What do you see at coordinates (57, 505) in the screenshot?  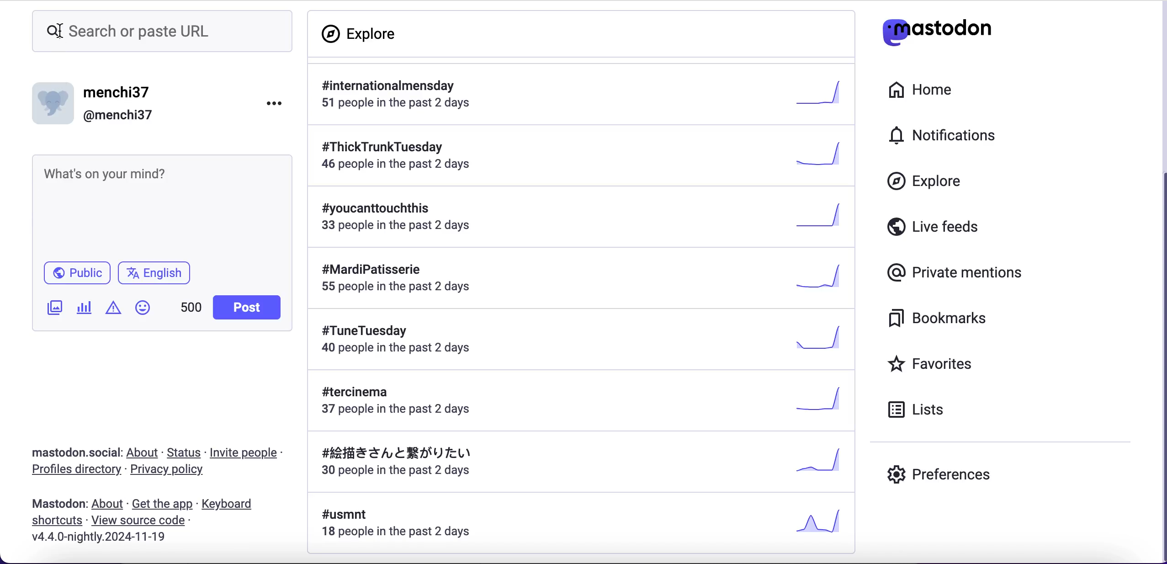 I see `mastodon` at bounding box center [57, 505].